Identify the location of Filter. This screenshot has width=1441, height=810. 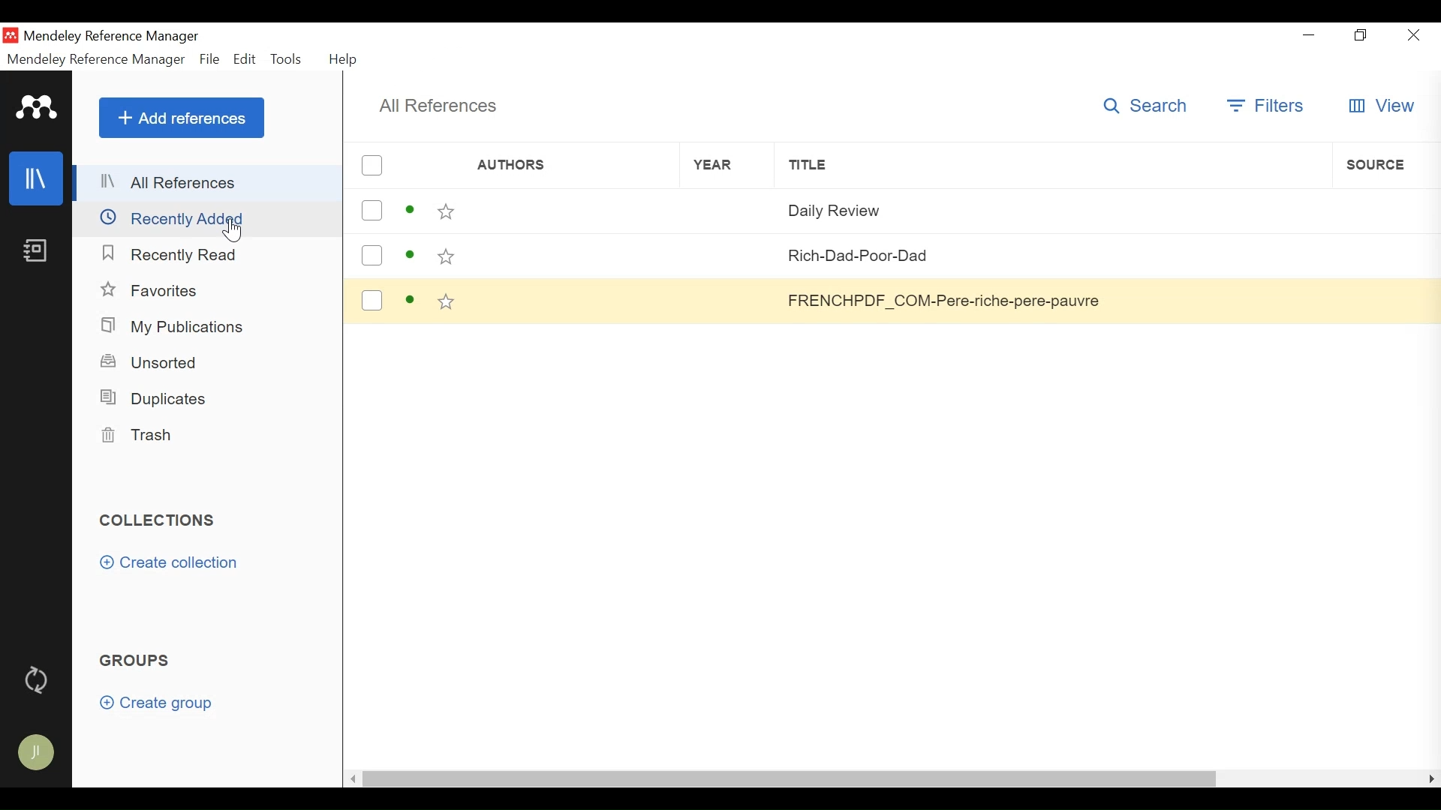
(1265, 107).